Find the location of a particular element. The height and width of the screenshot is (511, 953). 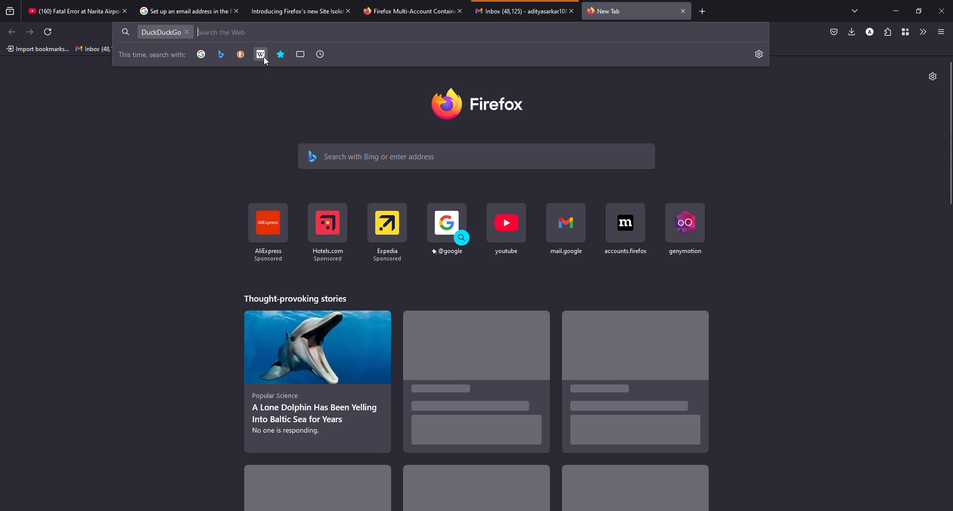

Cursor is located at coordinates (268, 61).